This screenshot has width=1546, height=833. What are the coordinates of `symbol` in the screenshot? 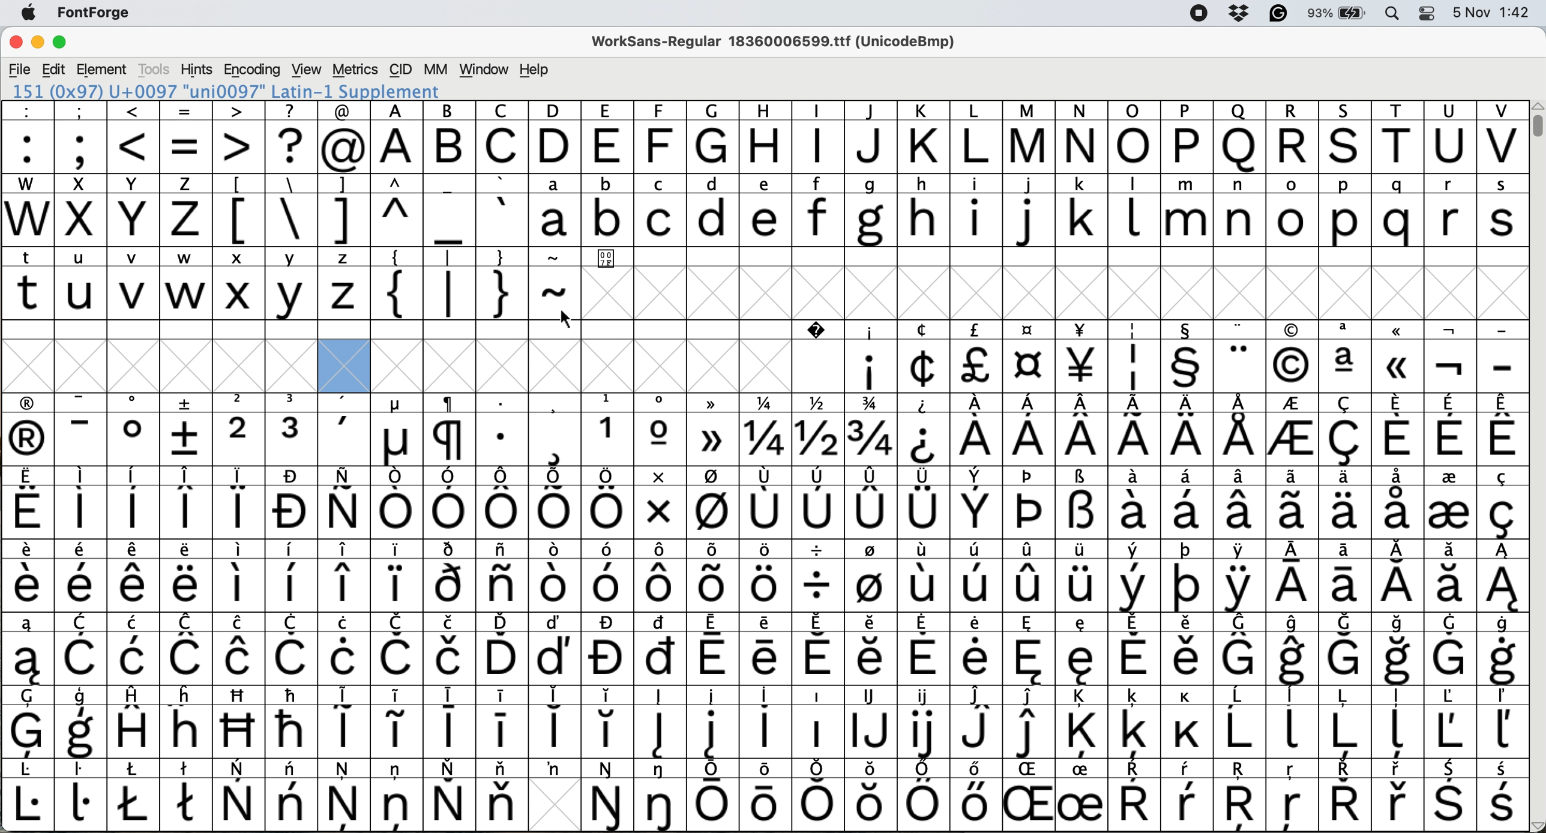 It's located at (554, 577).